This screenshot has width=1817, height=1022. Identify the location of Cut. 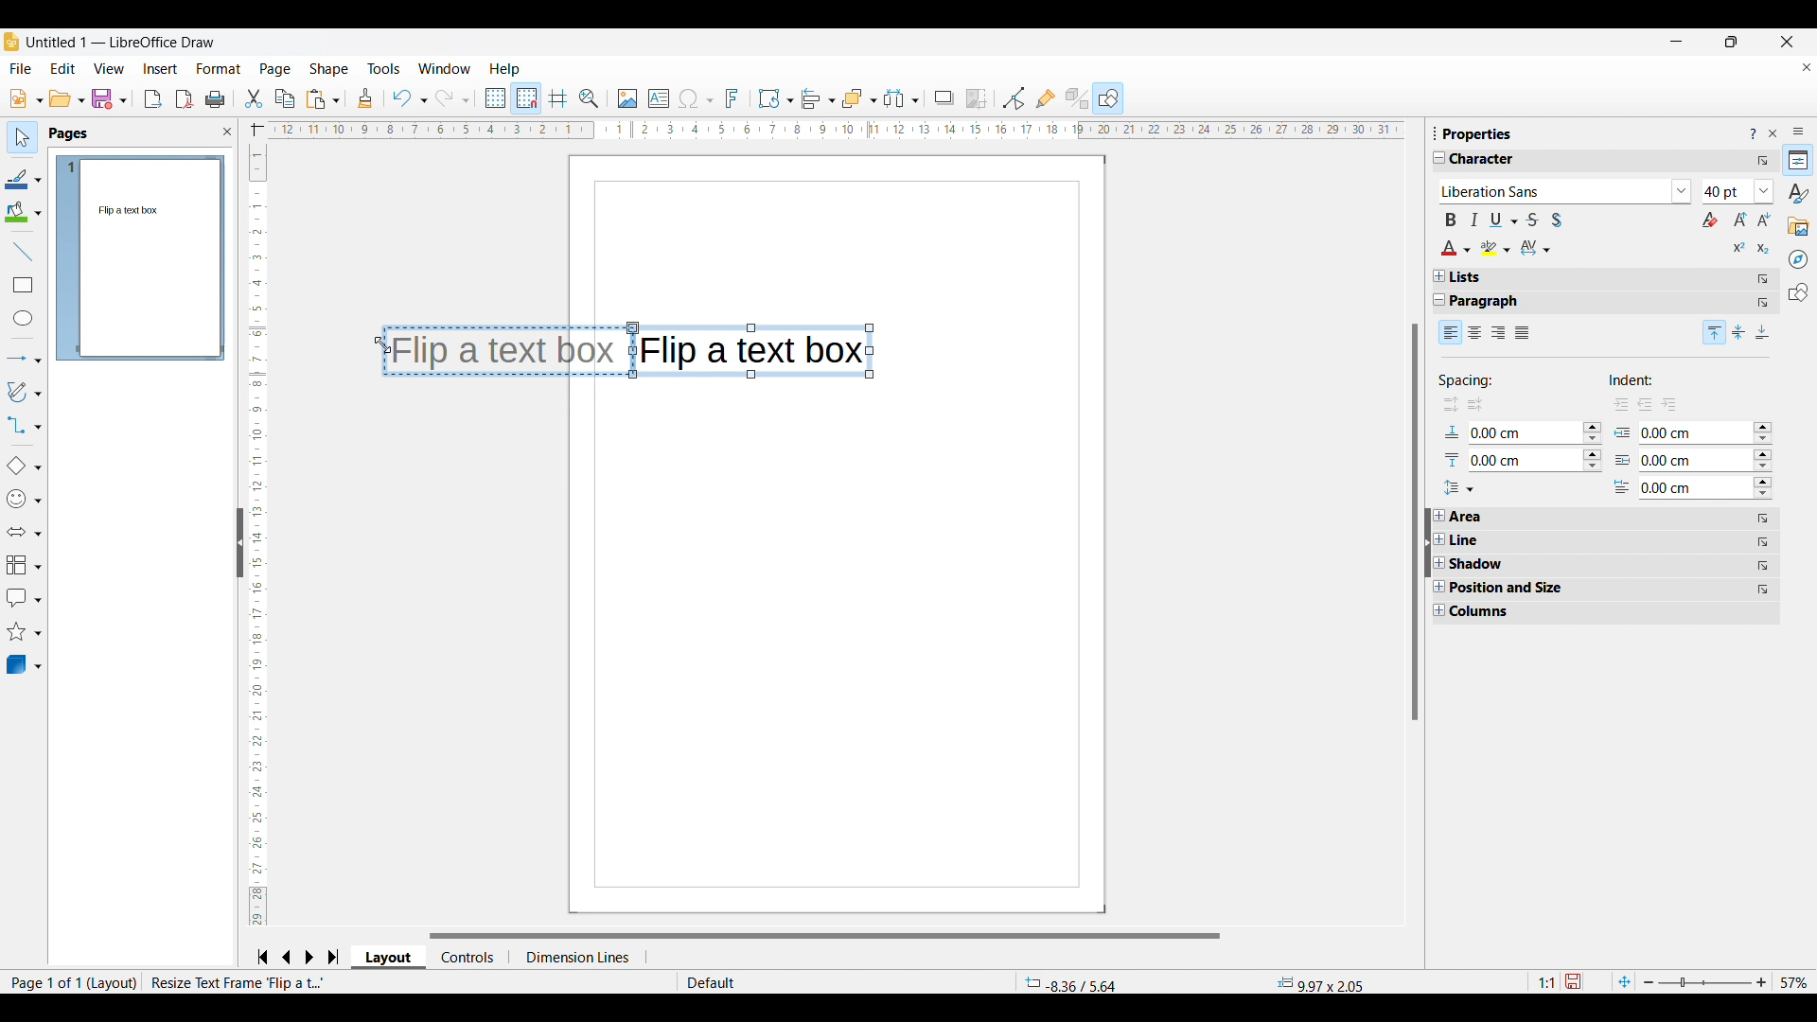
(255, 99).